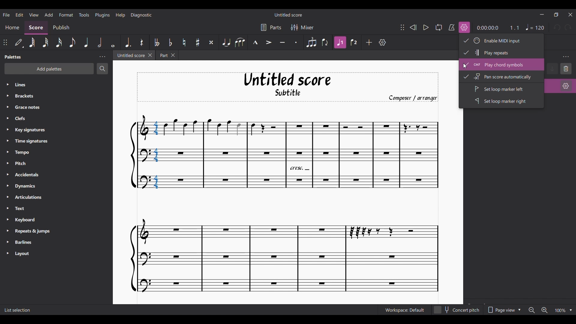  What do you see at coordinates (498, 28) in the screenshot?
I see `Current ratio and duration` at bounding box center [498, 28].